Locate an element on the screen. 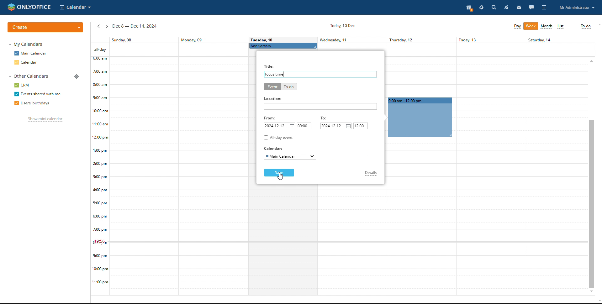  To: is located at coordinates (325, 118).